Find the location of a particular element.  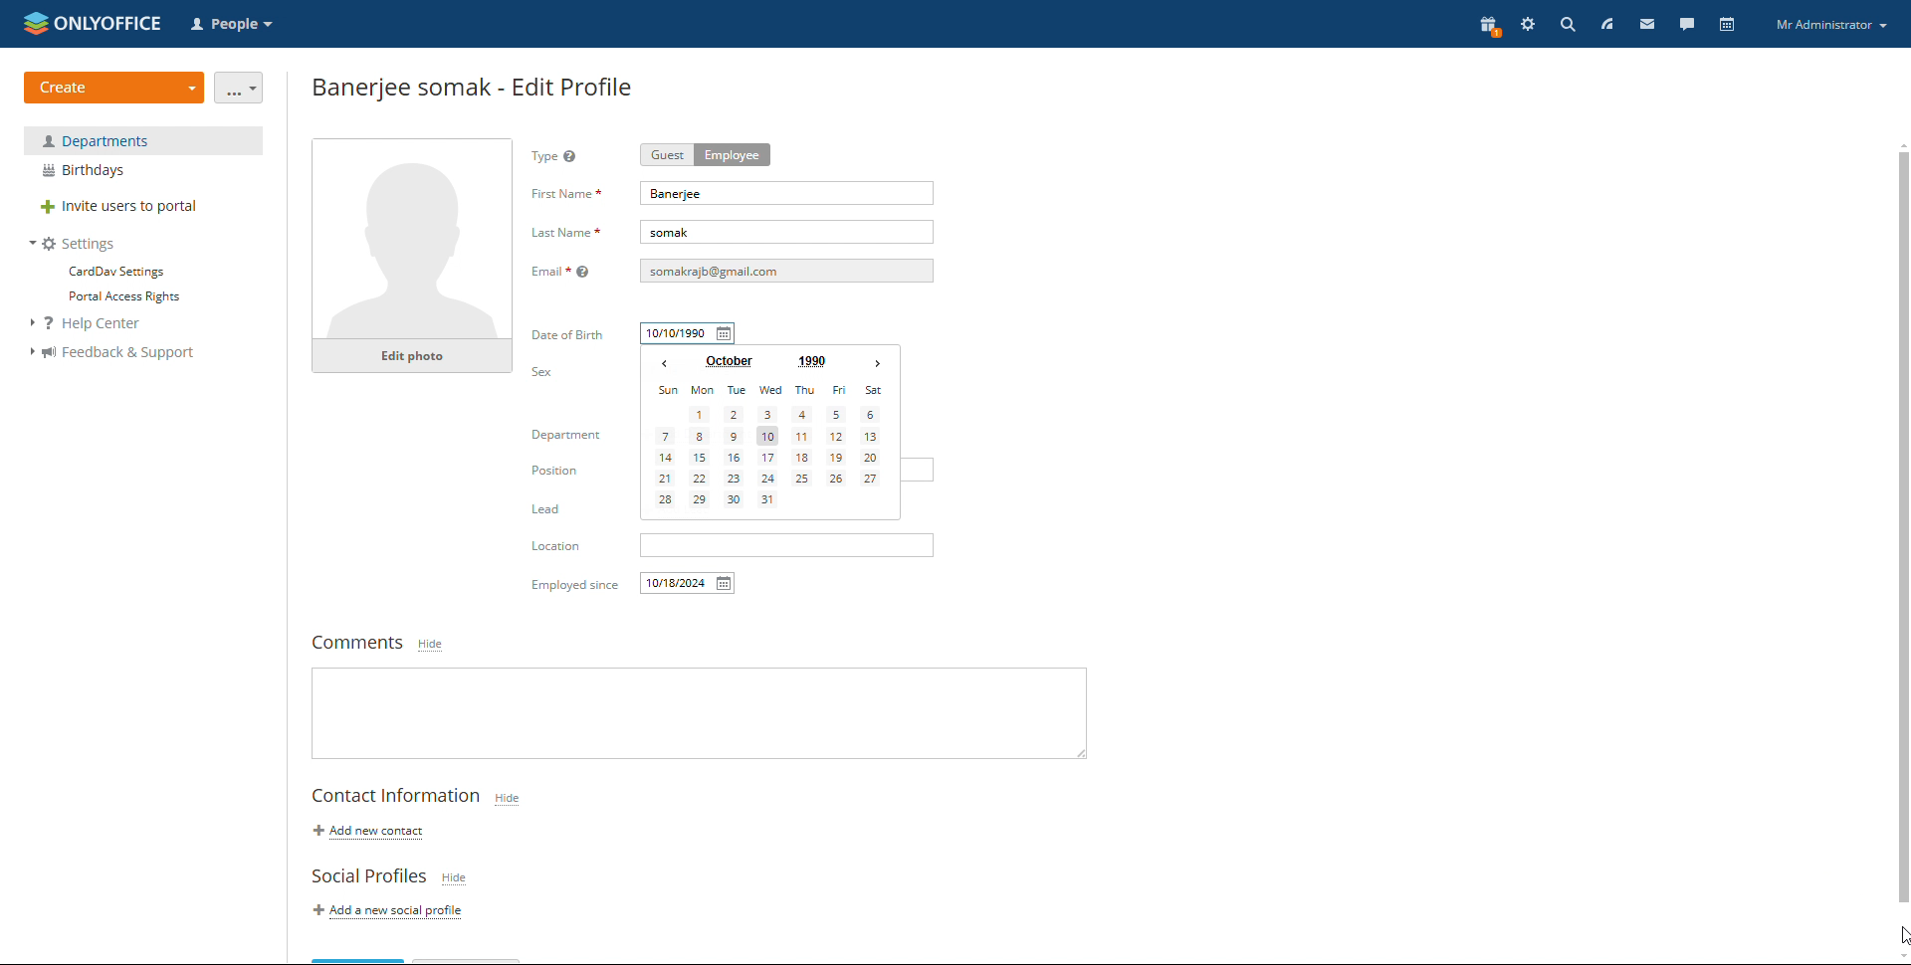

resize is located at coordinates (1079, 752).